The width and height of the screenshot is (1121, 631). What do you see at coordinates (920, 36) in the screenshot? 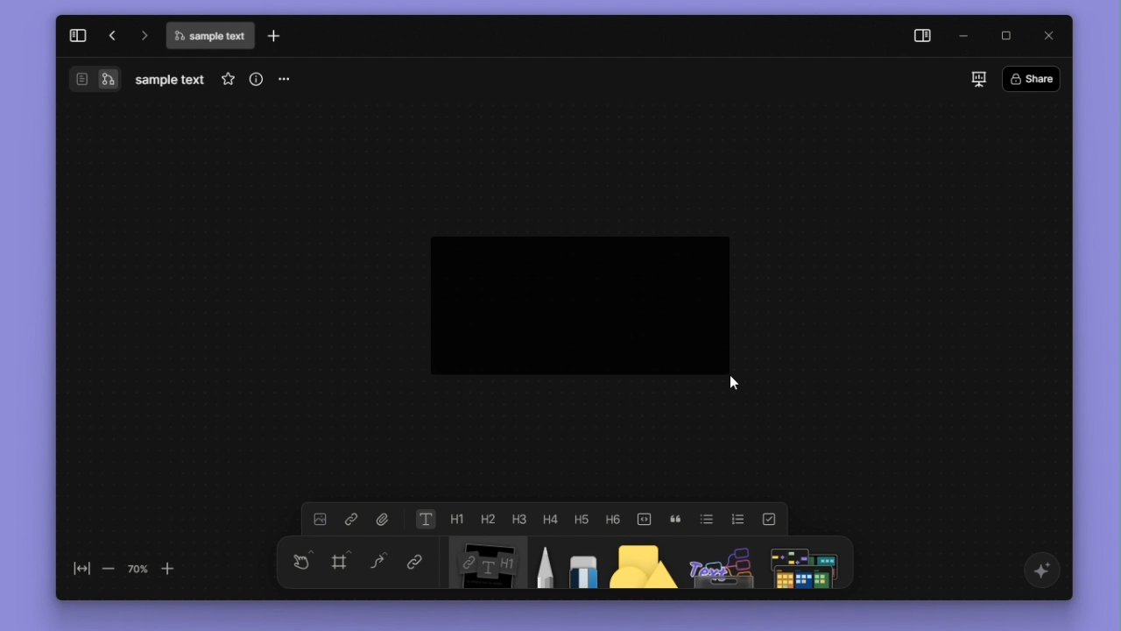
I see `side panel` at bounding box center [920, 36].